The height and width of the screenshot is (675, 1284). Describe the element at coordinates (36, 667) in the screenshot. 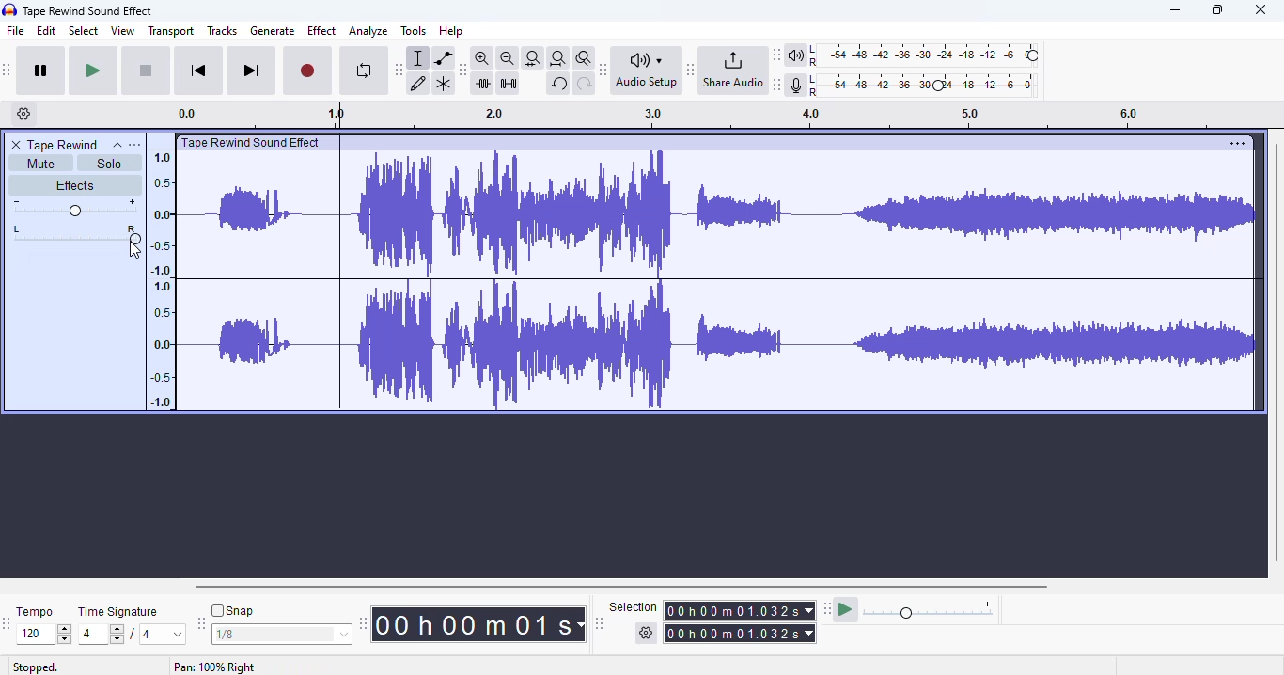

I see `stopped` at that location.